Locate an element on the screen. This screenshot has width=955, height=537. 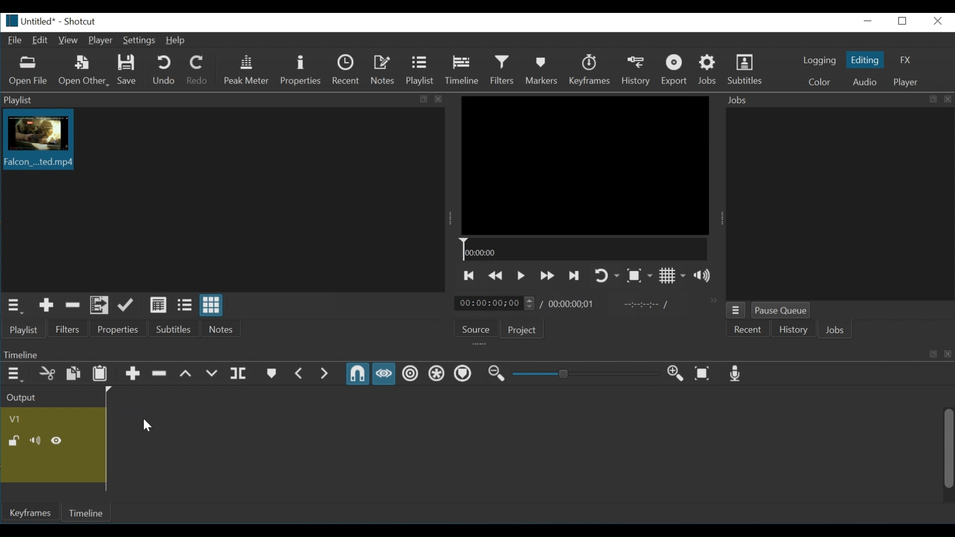
View as detail is located at coordinates (159, 305).